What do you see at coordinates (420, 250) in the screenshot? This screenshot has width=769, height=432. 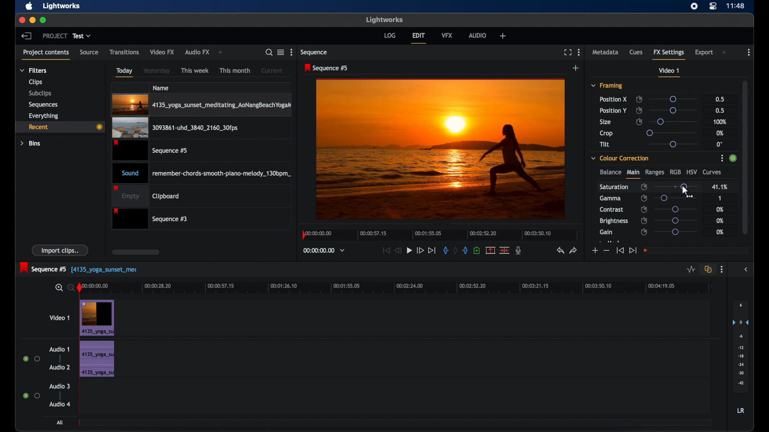 I see `fast forward` at bounding box center [420, 250].